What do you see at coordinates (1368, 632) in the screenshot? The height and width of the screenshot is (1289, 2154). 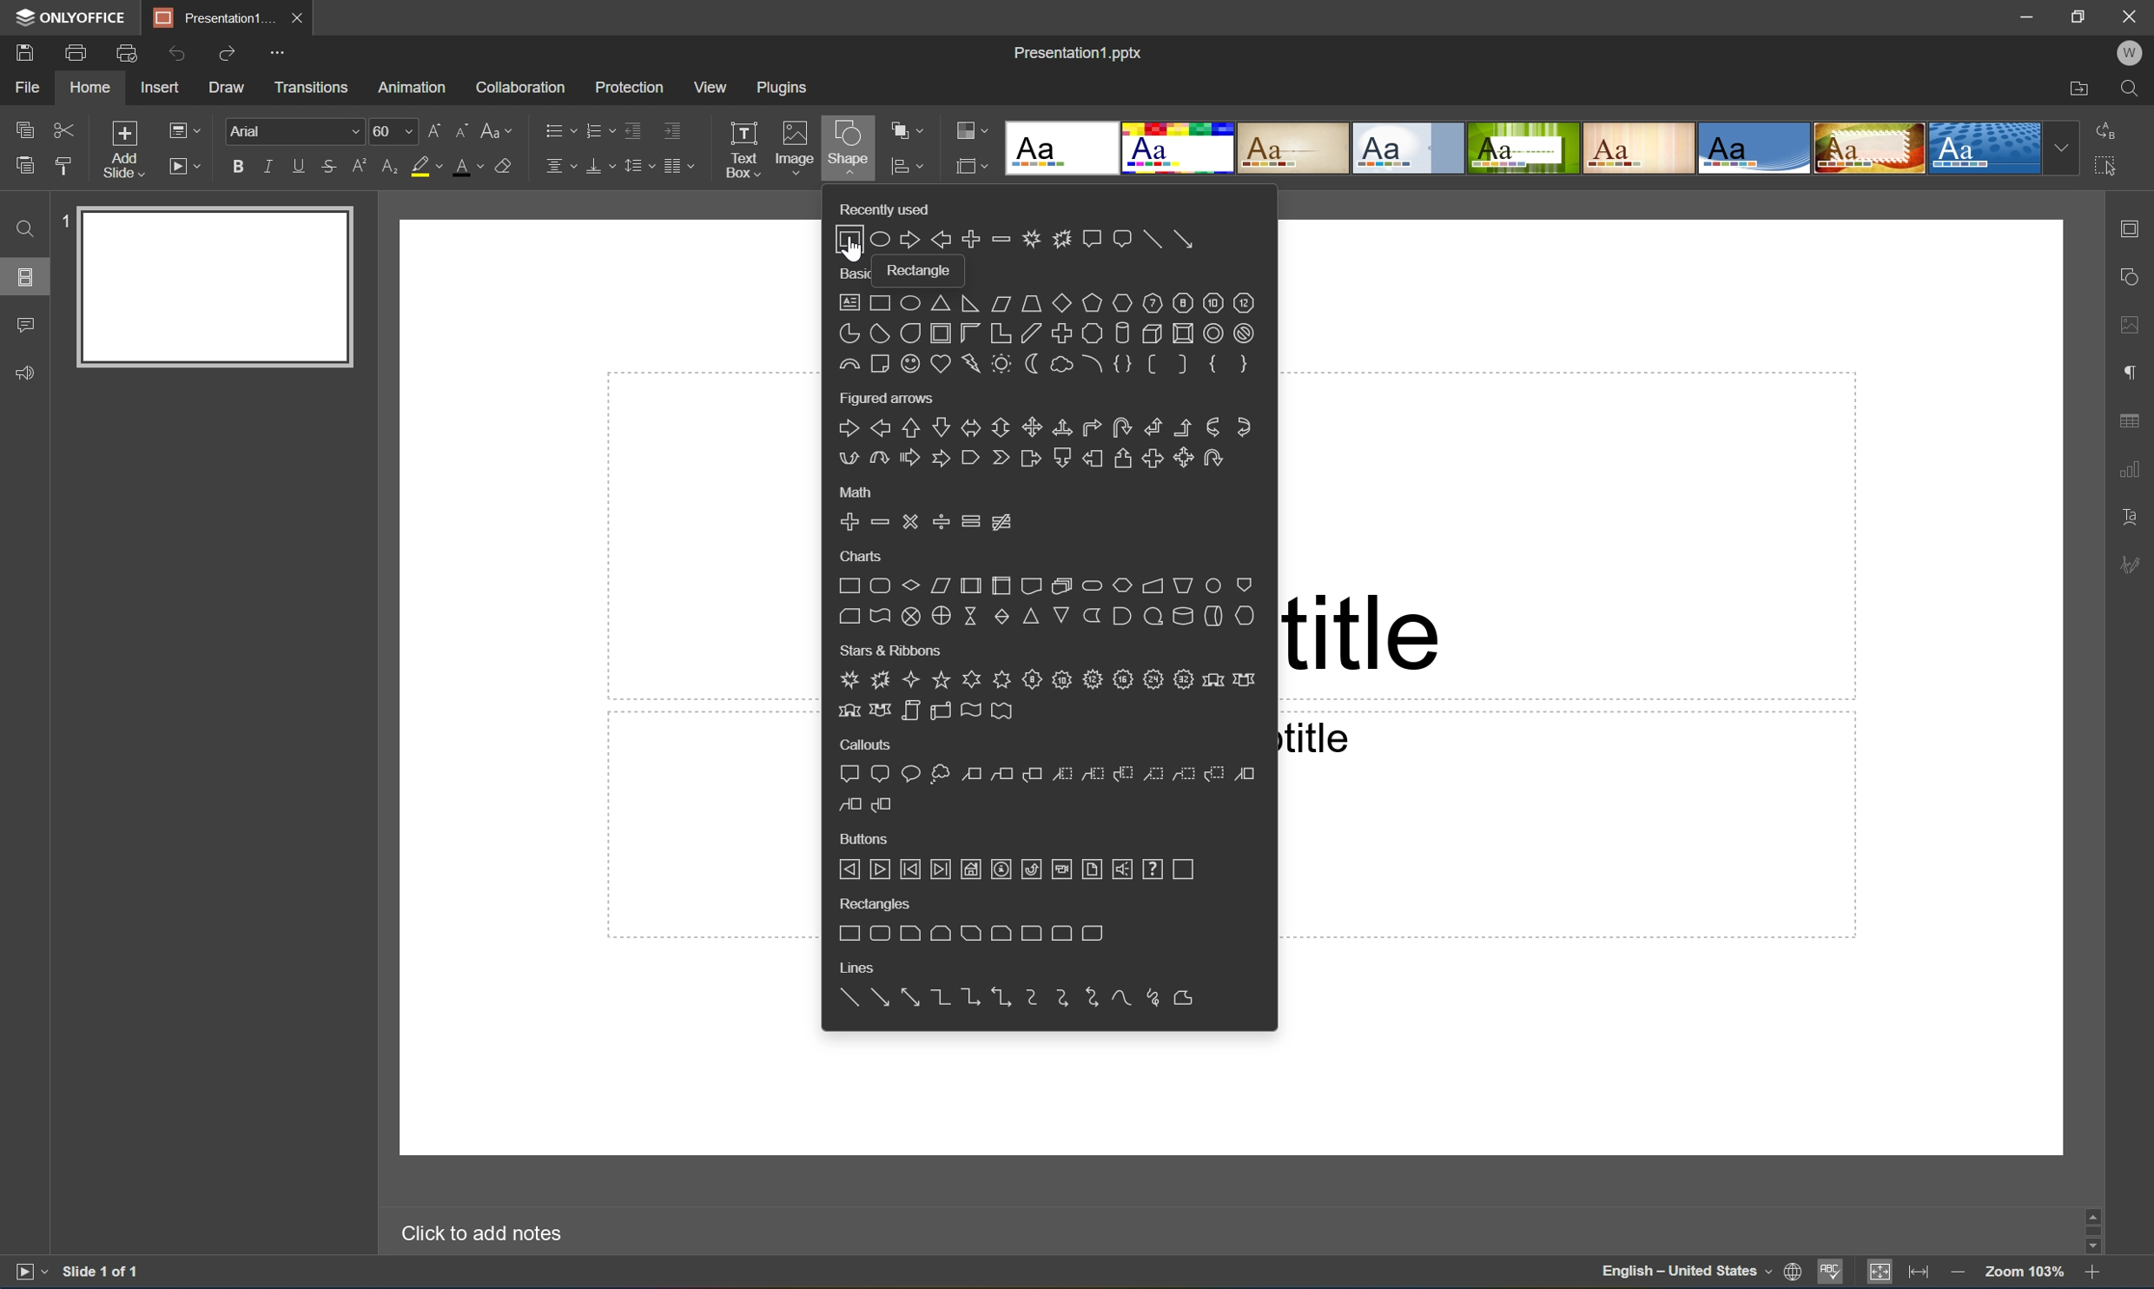 I see `title` at bounding box center [1368, 632].